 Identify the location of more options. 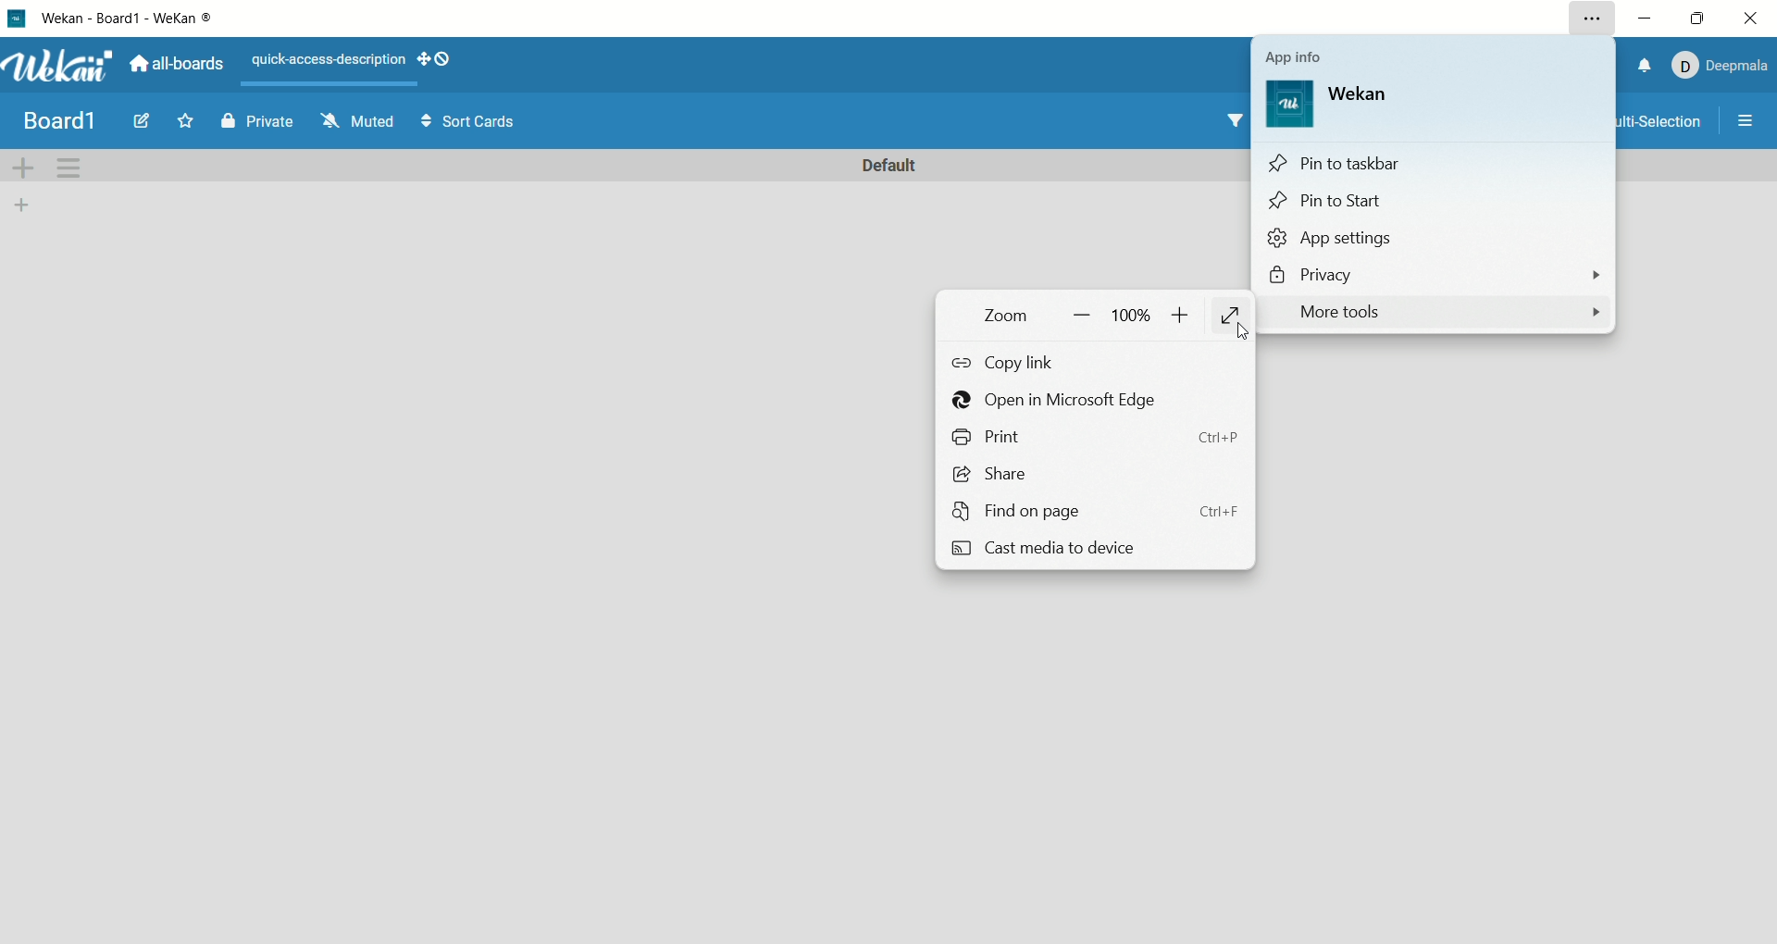
(1745, 125).